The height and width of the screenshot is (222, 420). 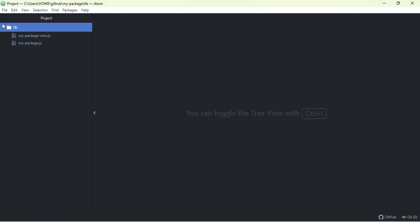 What do you see at coordinates (413, 3) in the screenshot?
I see `close` at bounding box center [413, 3].